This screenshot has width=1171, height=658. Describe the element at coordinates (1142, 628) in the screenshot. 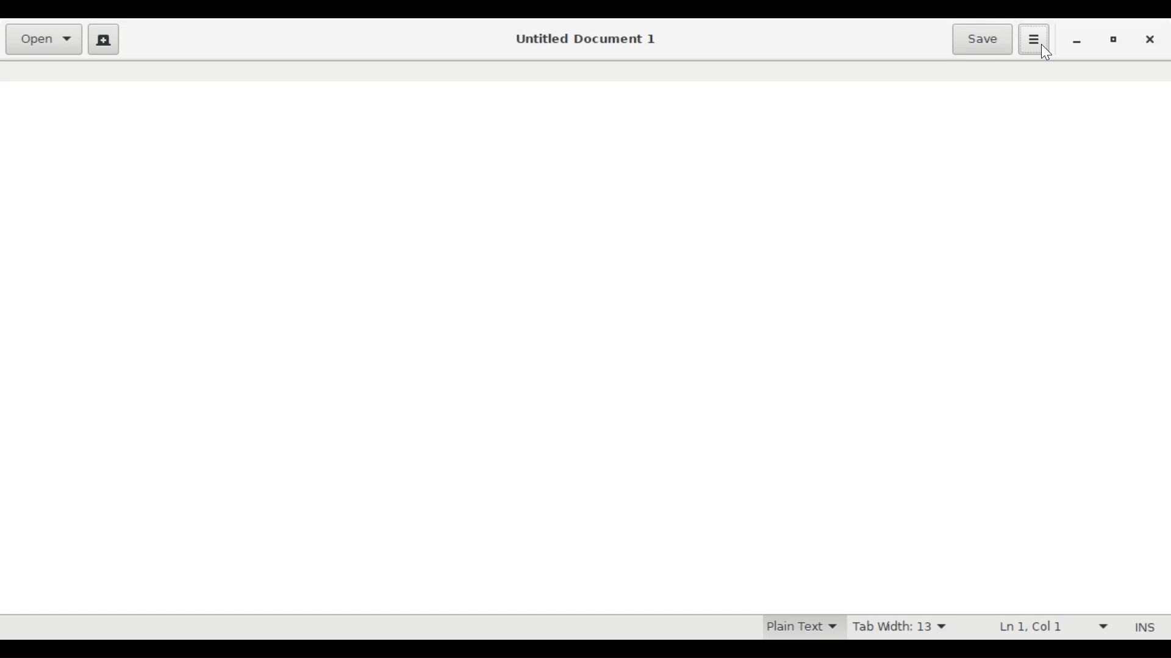

I see `Insert Mode` at that location.